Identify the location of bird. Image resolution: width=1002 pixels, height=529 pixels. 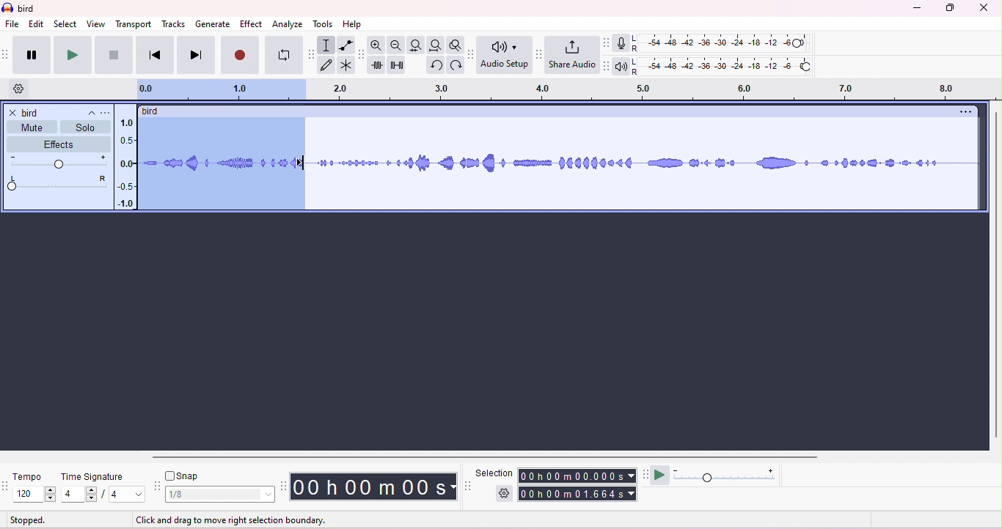
(28, 10).